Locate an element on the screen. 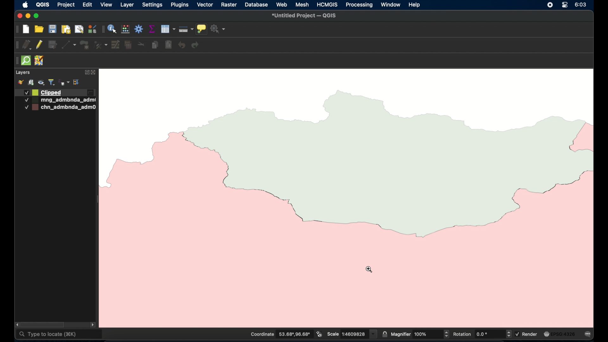 The image size is (608, 342). delete selected is located at coordinates (128, 45).